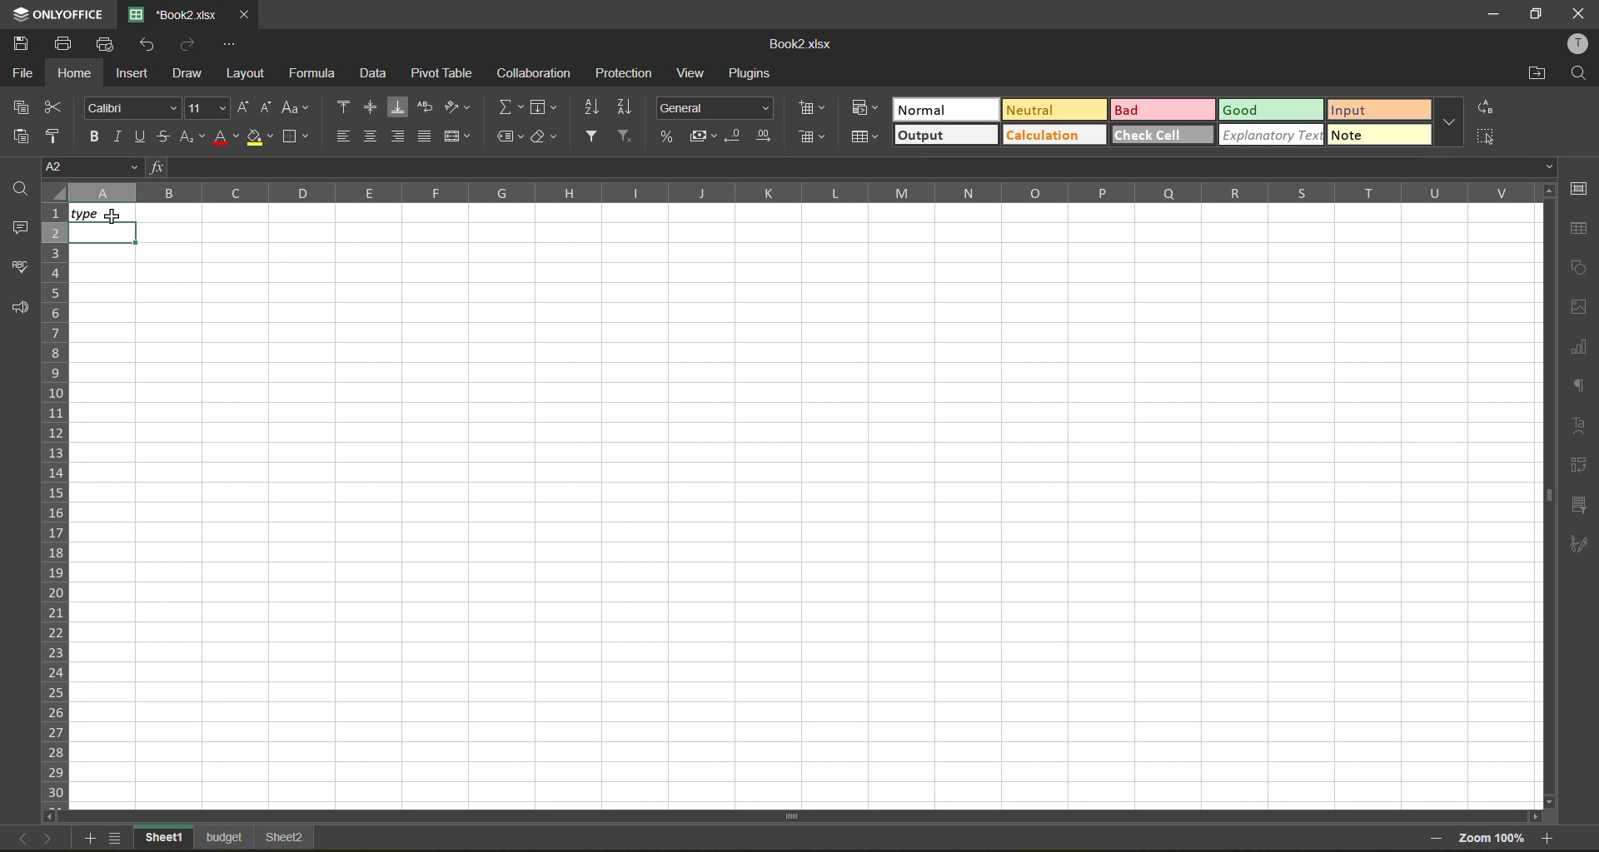  What do you see at coordinates (1054, 136) in the screenshot?
I see `calculation` at bounding box center [1054, 136].